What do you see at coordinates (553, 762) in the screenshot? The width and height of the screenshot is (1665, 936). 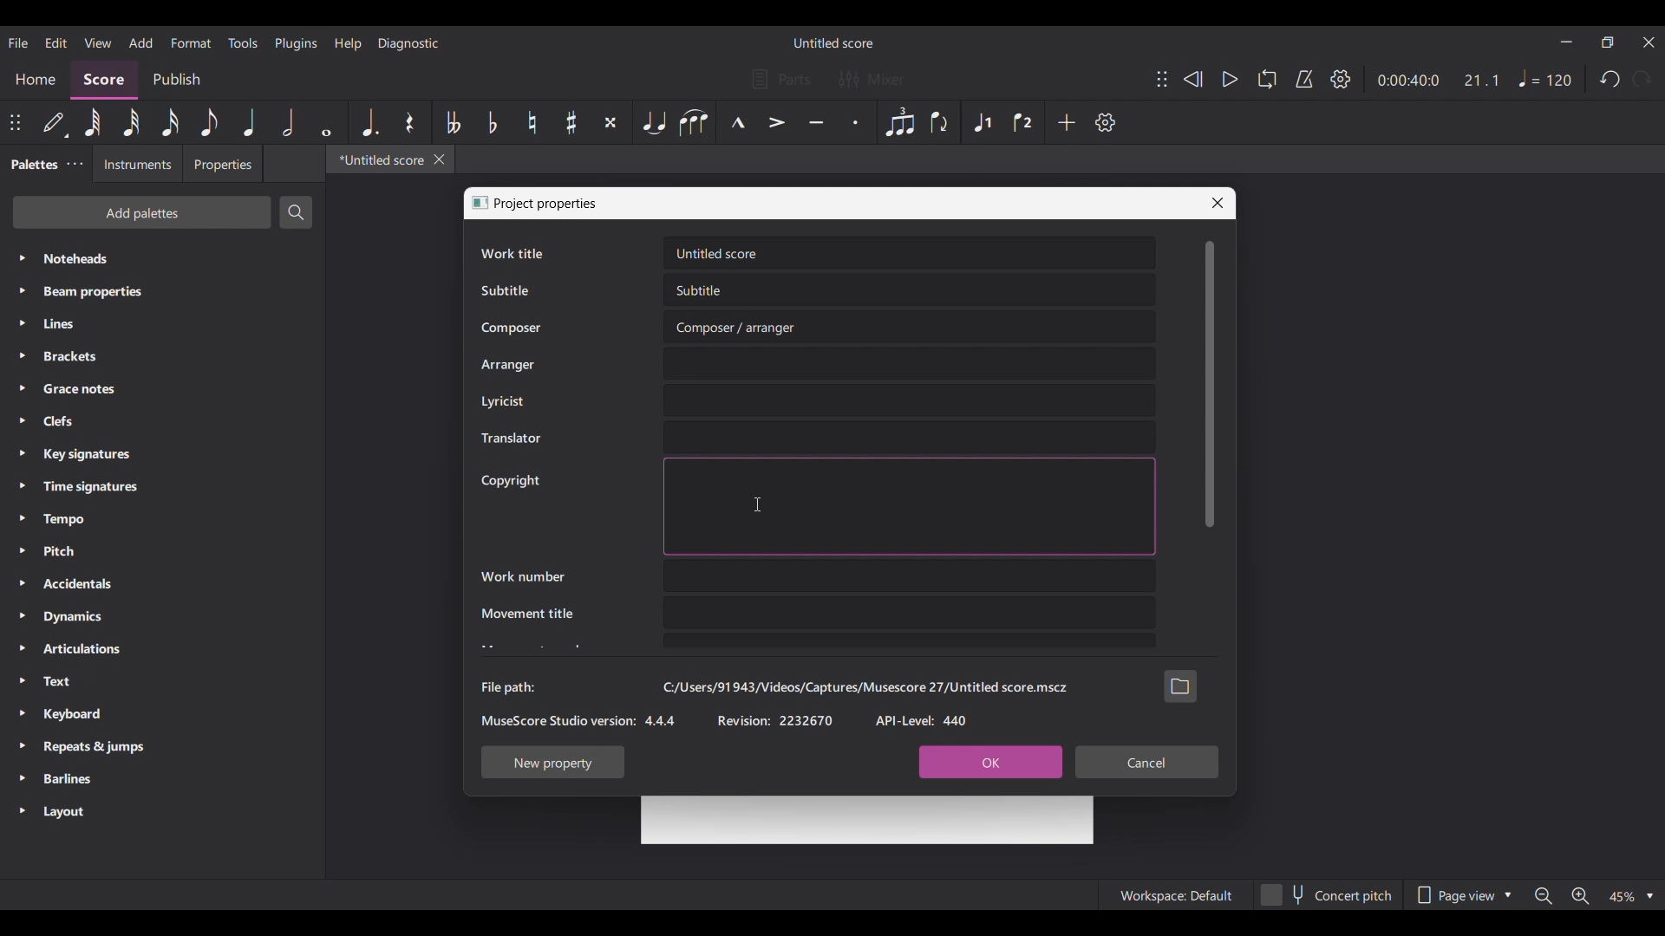 I see `New property` at bounding box center [553, 762].